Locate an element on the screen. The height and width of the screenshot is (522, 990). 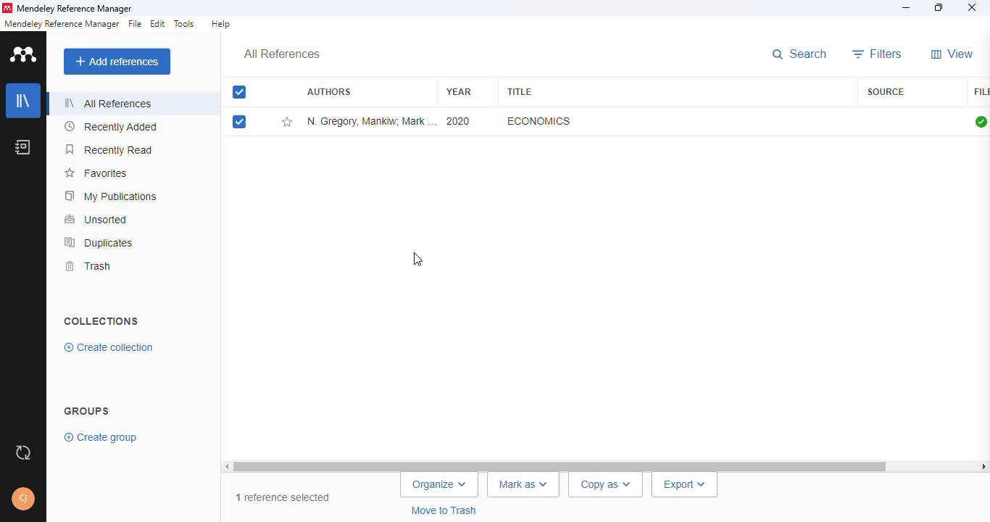
trash is located at coordinates (91, 267).